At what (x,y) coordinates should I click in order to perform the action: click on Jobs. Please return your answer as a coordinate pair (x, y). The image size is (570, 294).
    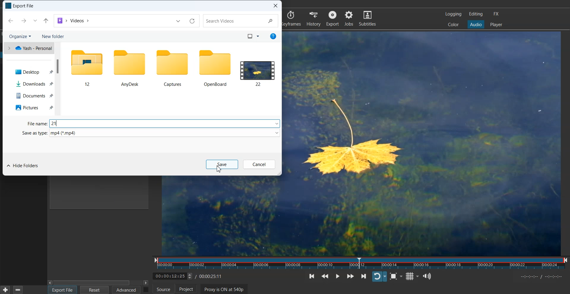
    Looking at the image, I should click on (349, 18).